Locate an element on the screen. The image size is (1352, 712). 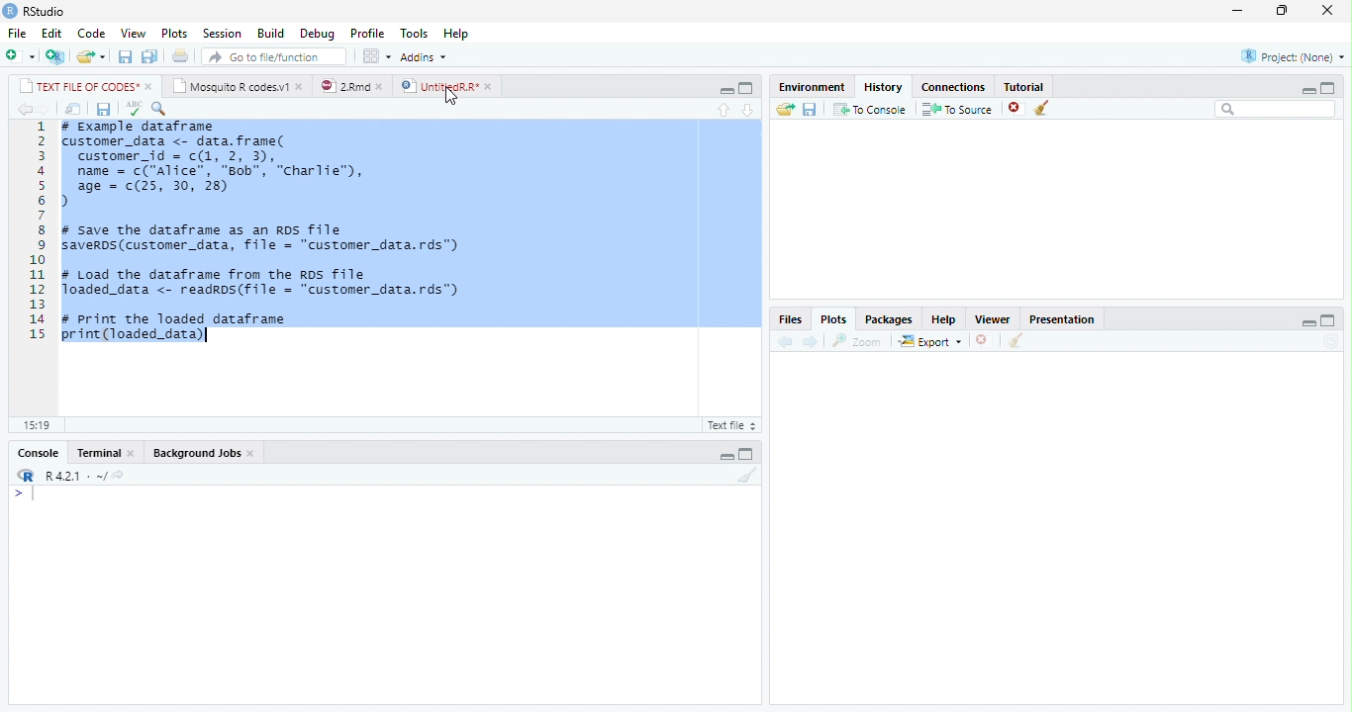
minimize is located at coordinates (726, 457).